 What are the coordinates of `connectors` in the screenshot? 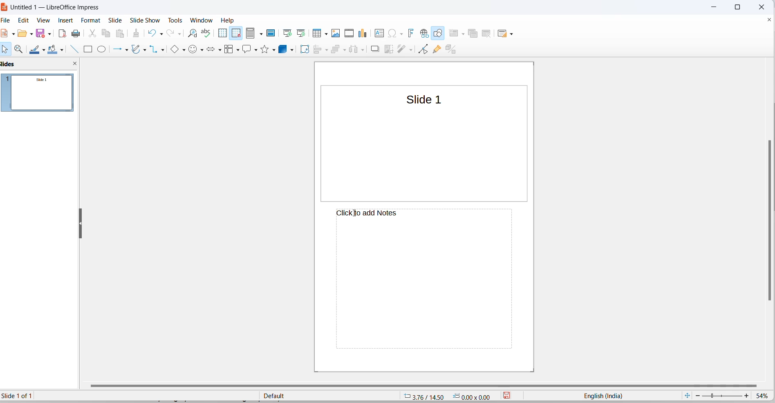 It's located at (155, 49).